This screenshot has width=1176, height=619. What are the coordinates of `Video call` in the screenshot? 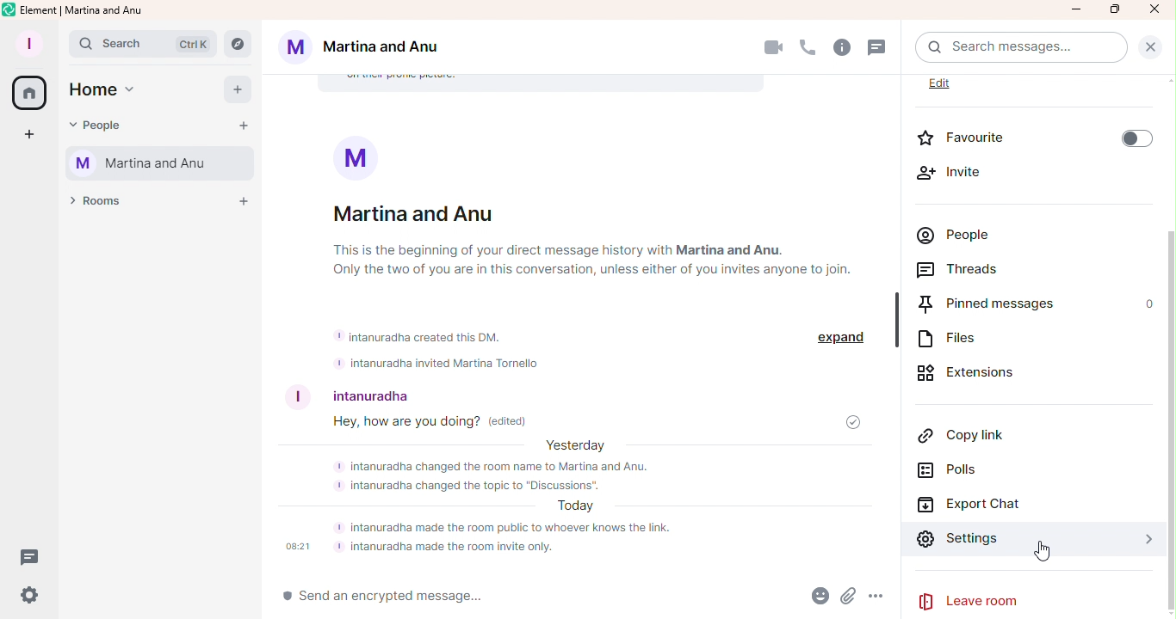 It's located at (772, 47).